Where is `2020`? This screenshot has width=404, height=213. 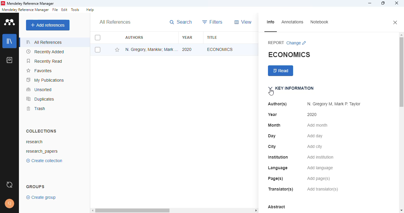 2020 is located at coordinates (187, 49).